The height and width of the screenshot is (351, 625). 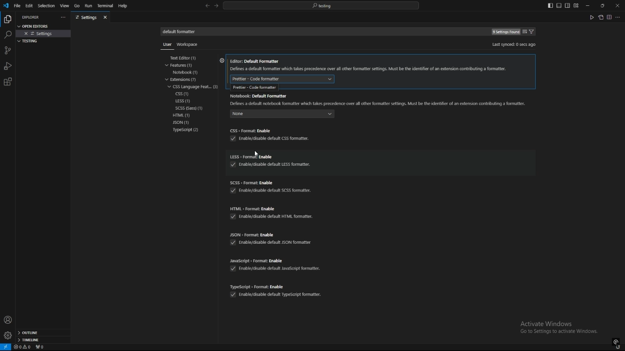 I want to click on explore, so click(x=7, y=19).